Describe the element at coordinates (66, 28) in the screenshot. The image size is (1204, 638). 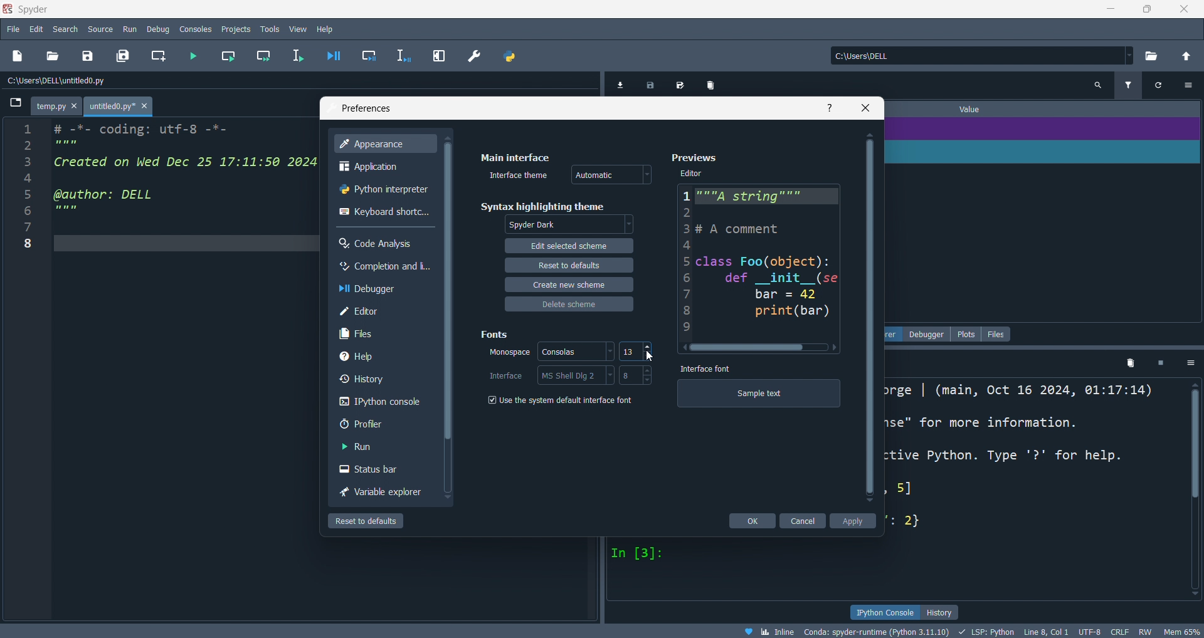
I see `search` at that location.